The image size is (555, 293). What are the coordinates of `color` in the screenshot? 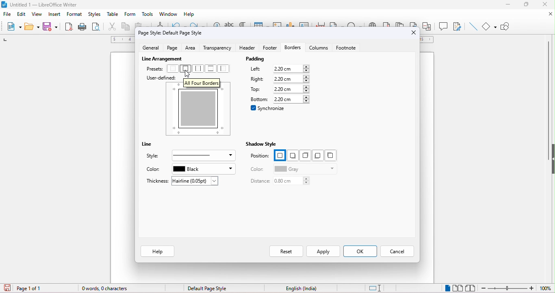 It's located at (258, 169).